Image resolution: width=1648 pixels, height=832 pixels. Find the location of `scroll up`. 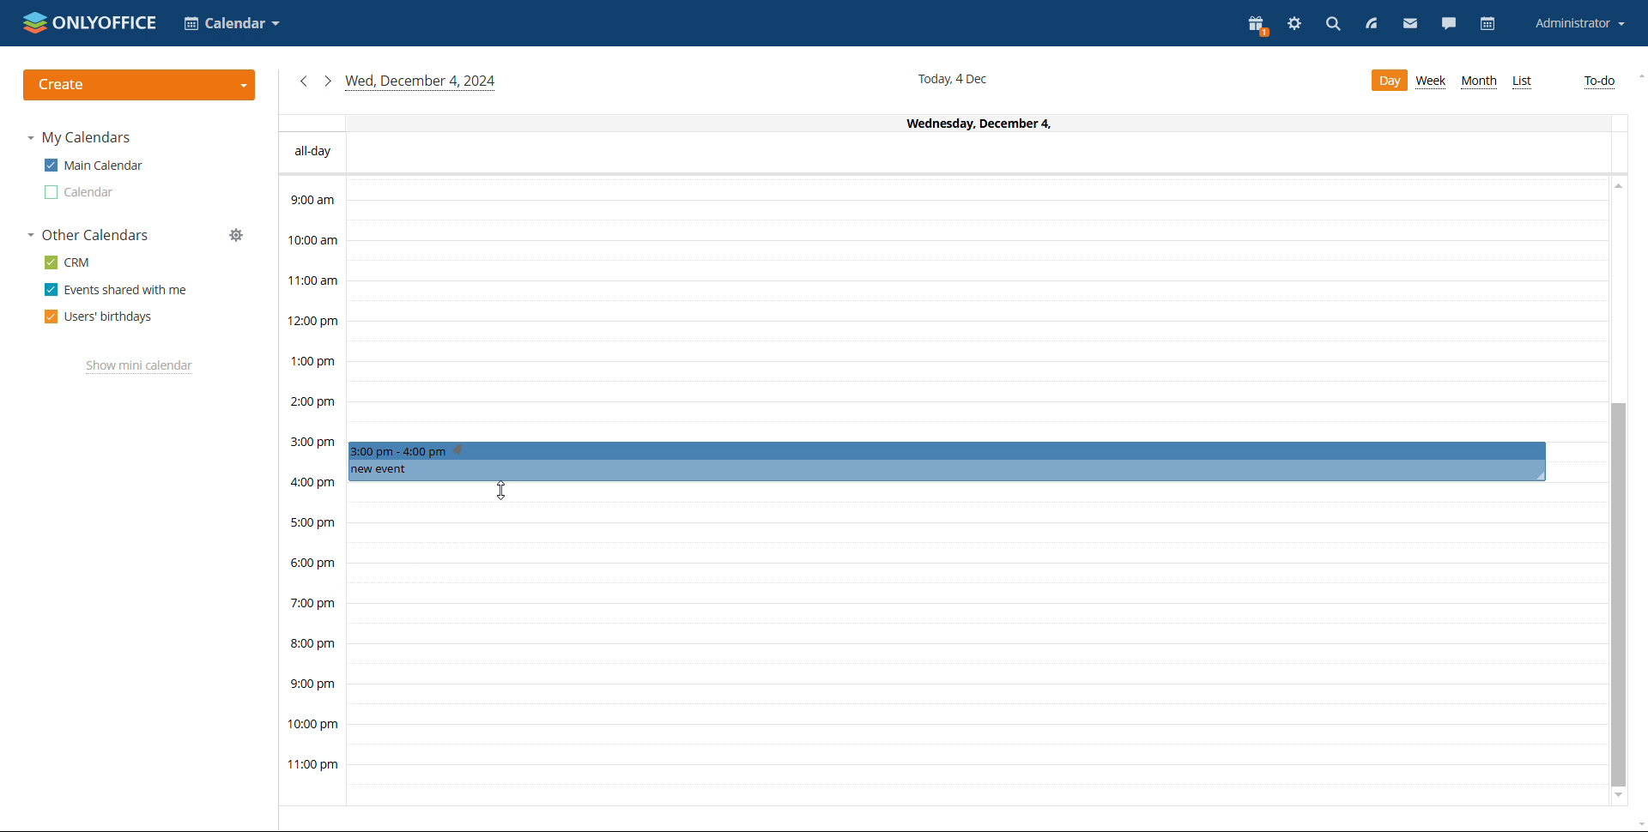

scroll up is located at coordinates (1638, 77).